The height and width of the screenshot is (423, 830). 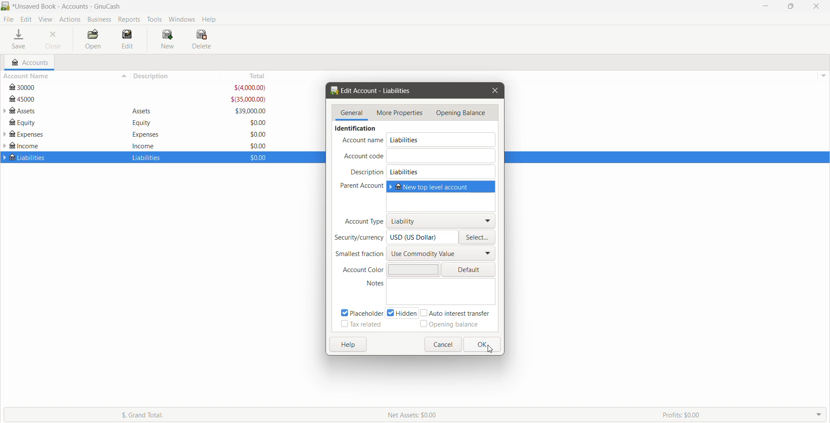 What do you see at coordinates (169, 40) in the screenshot?
I see `New` at bounding box center [169, 40].